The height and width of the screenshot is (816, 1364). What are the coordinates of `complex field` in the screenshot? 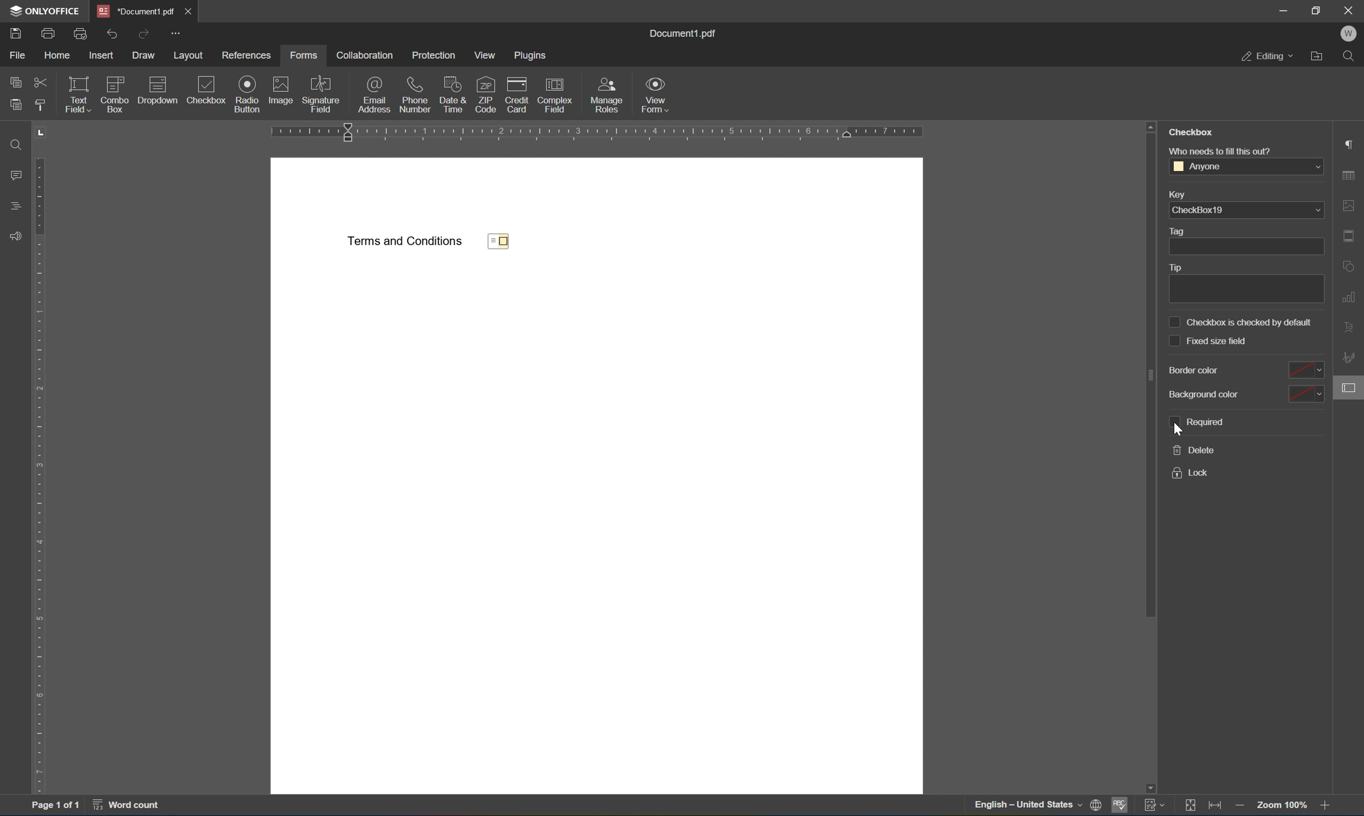 It's located at (555, 93).